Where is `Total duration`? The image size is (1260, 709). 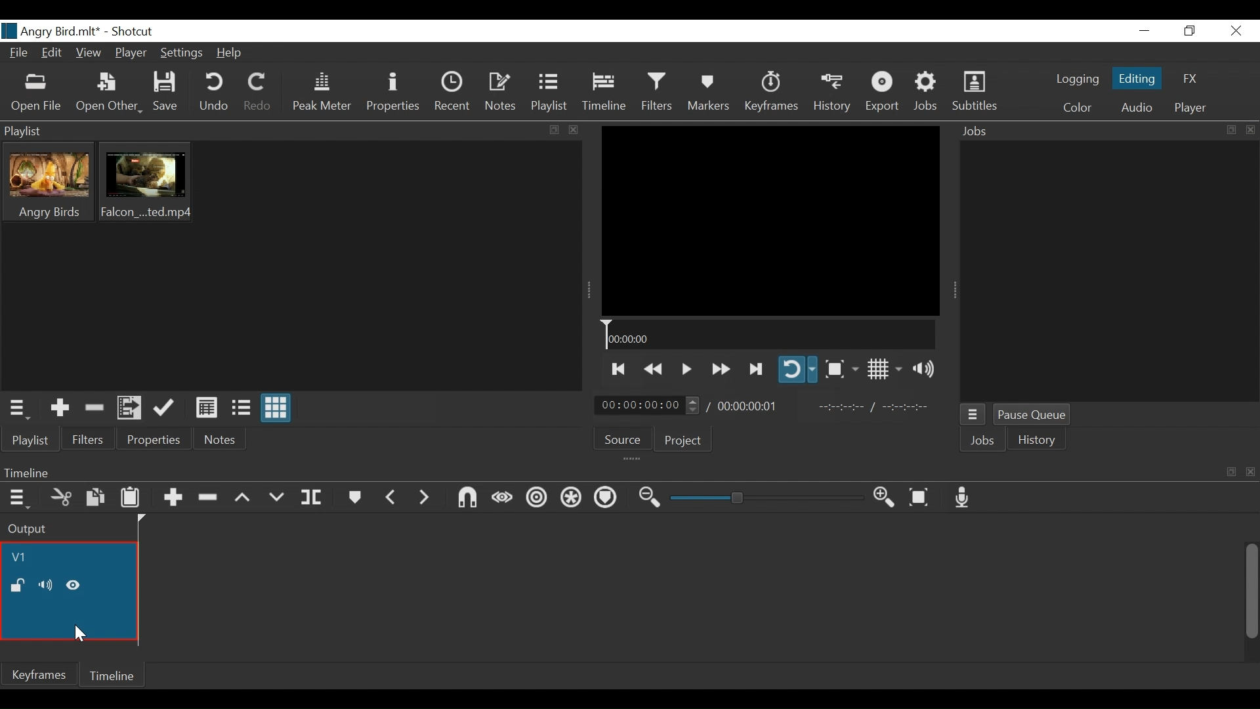
Total duration is located at coordinates (751, 406).